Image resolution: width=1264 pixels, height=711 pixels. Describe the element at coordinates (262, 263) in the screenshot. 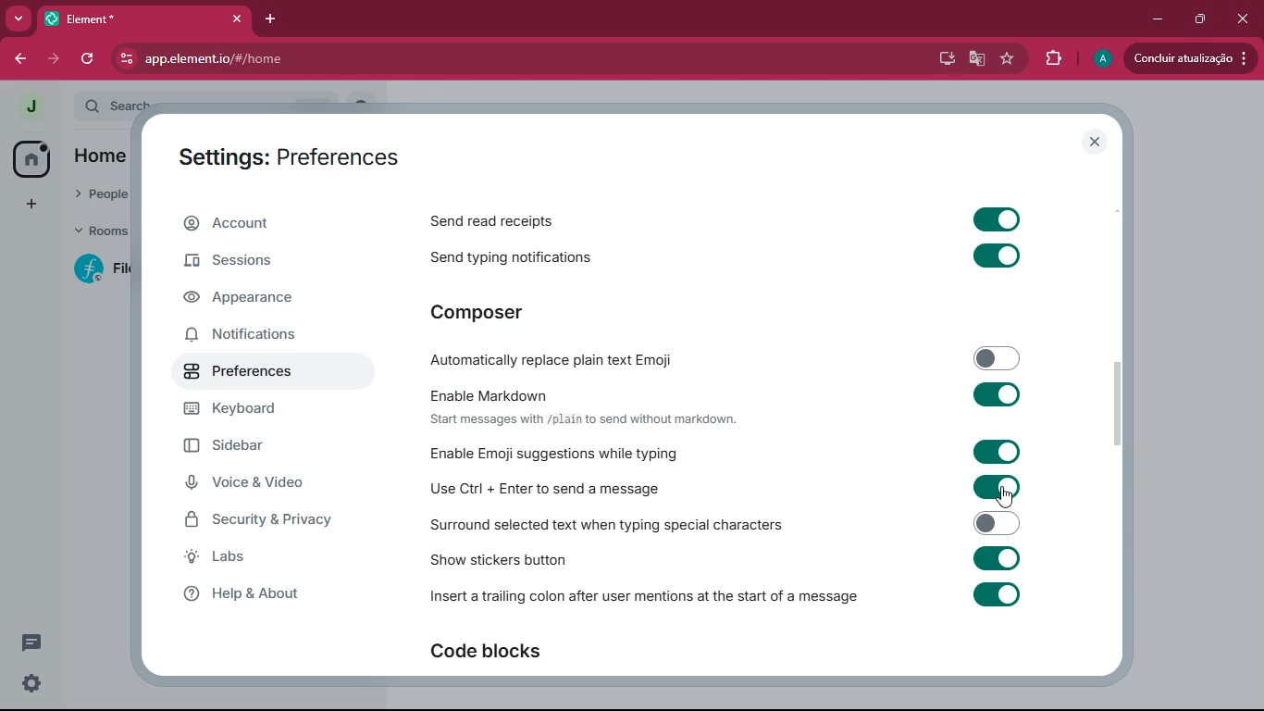

I see `sessions` at that location.